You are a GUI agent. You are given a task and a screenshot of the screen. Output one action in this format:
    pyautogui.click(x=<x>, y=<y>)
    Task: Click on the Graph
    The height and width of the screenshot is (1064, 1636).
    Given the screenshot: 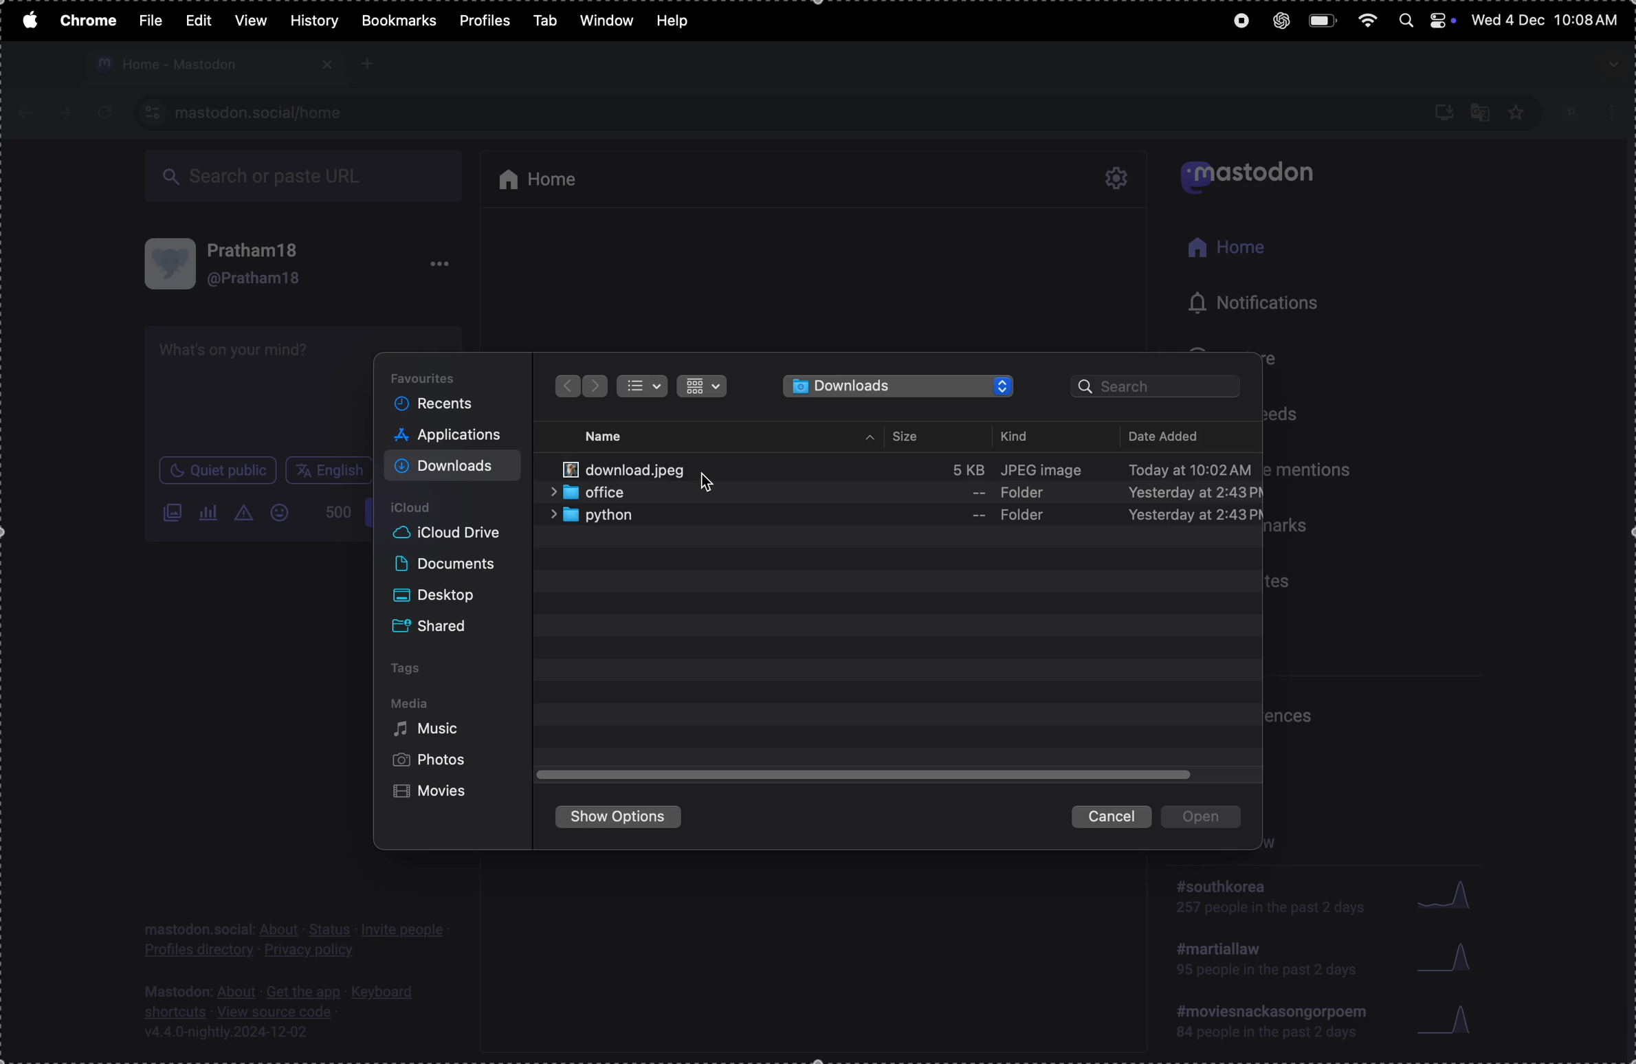 What is the action you would take?
    pyautogui.click(x=1446, y=894)
    